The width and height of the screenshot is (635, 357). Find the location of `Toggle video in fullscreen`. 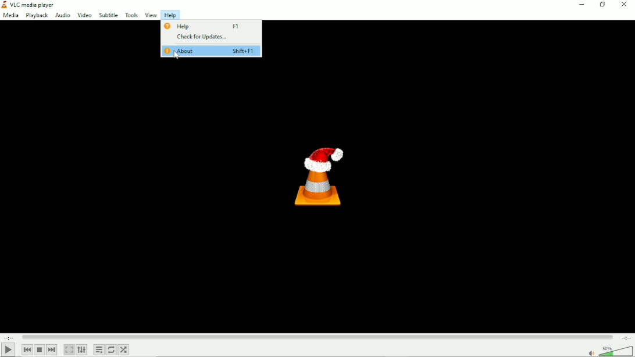

Toggle video in fullscreen is located at coordinates (69, 349).